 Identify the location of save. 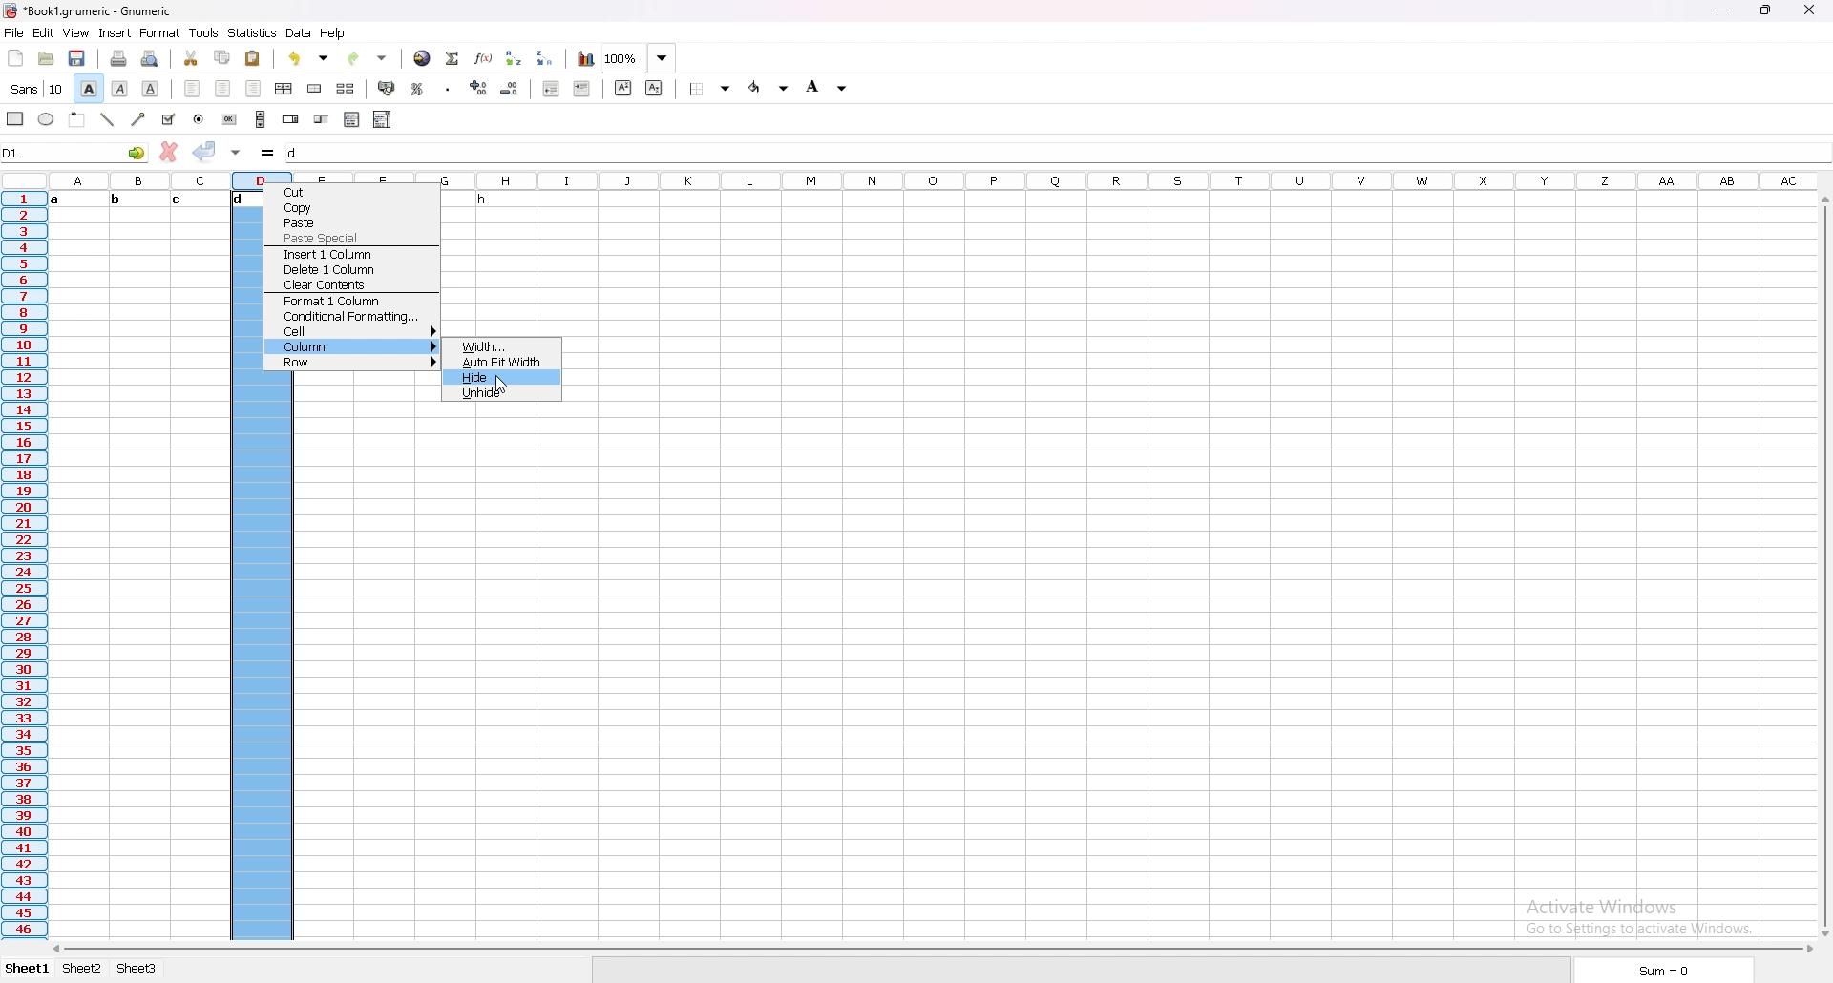
(78, 58).